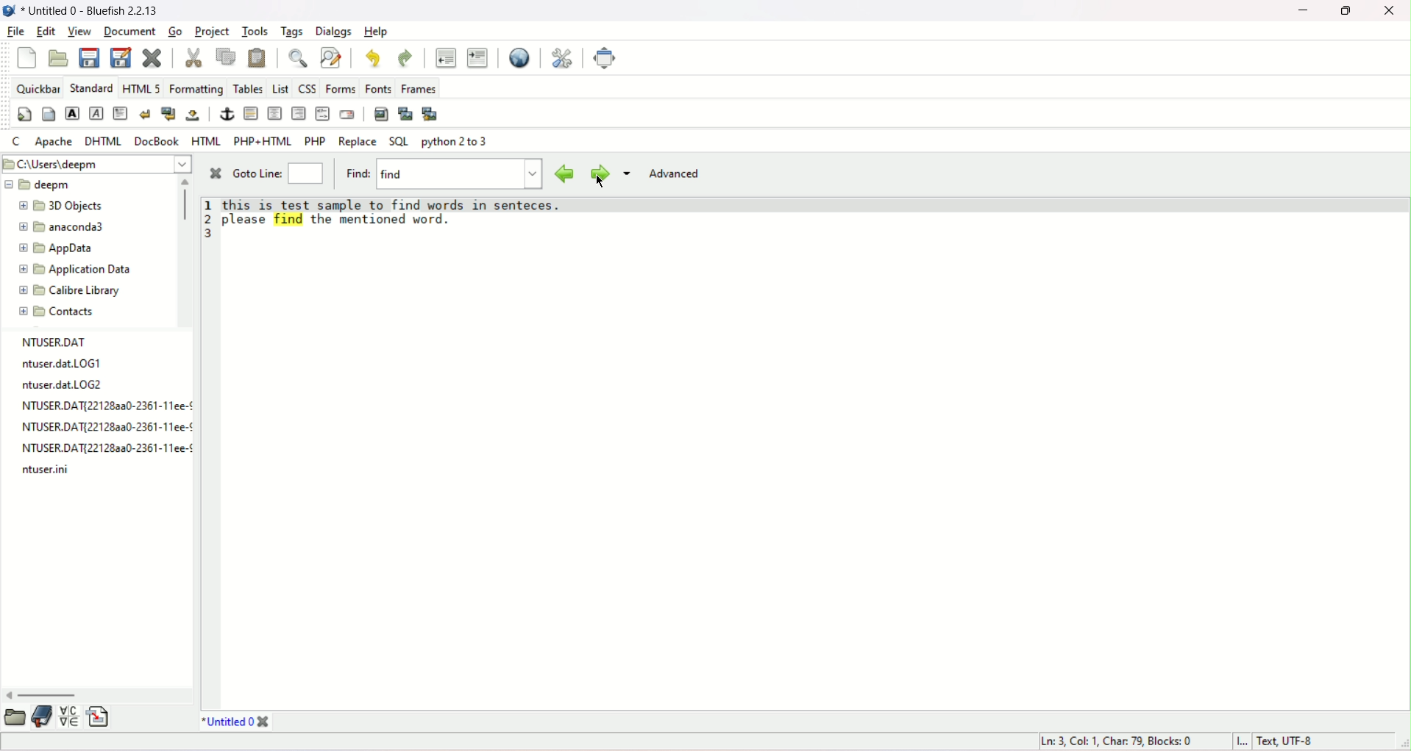 This screenshot has height=751, width=1411. Describe the element at coordinates (323, 115) in the screenshot. I see `HTML comment` at that location.